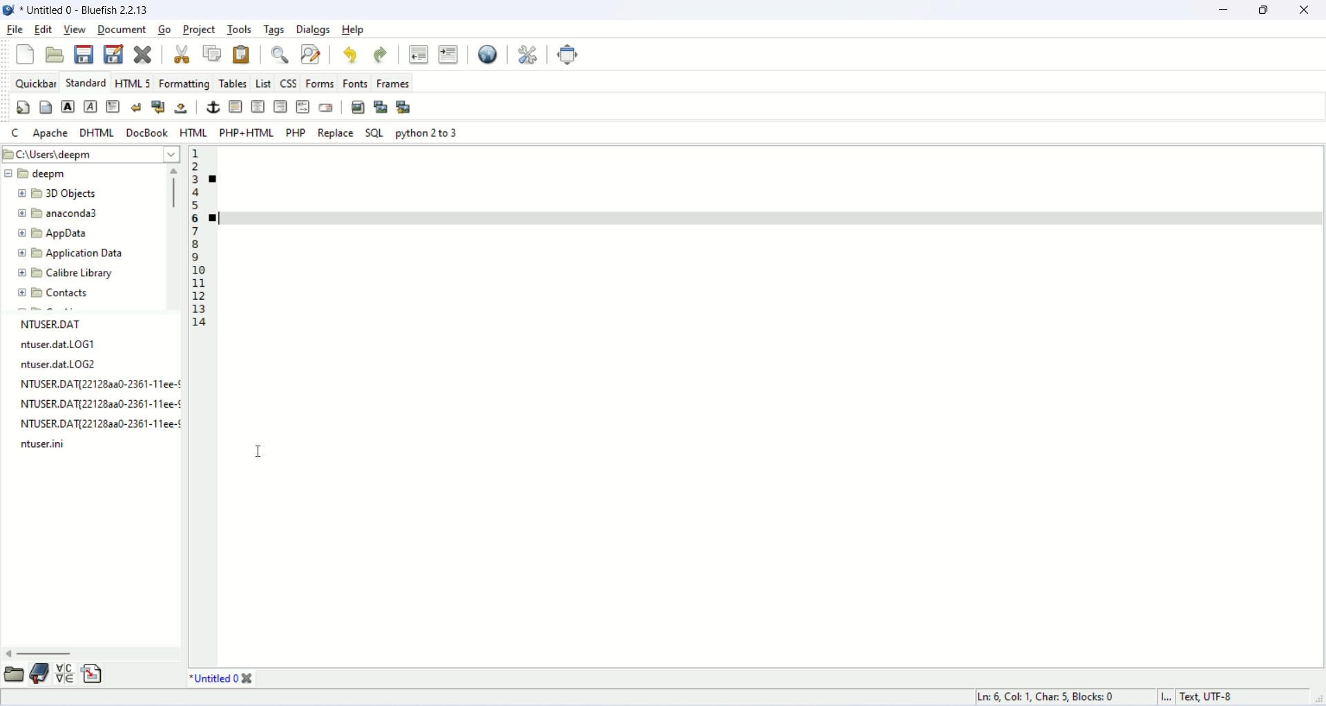  What do you see at coordinates (67, 108) in the screenshot?
I see `strong` at bounding box center [67, 108].